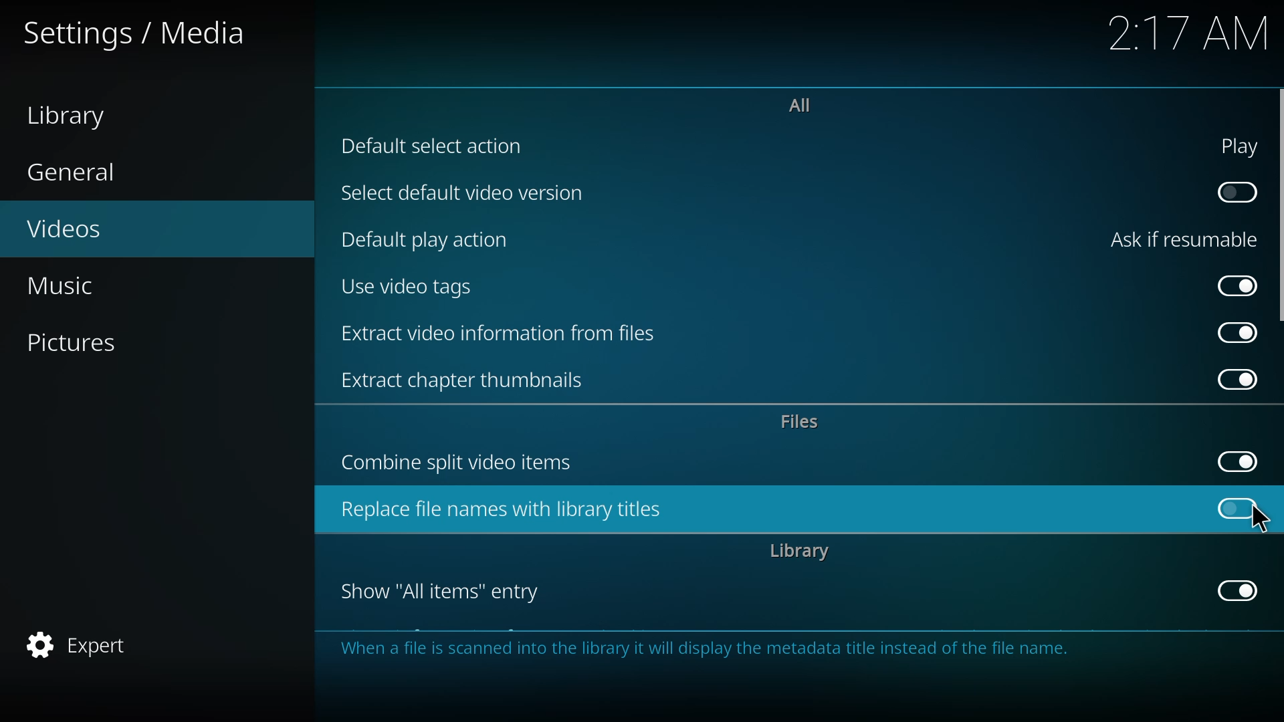 The width and height of the screenshot is (1284, 722). Describe the element at coordinates (73, 115) in the screenshot. I see `library` at that location.